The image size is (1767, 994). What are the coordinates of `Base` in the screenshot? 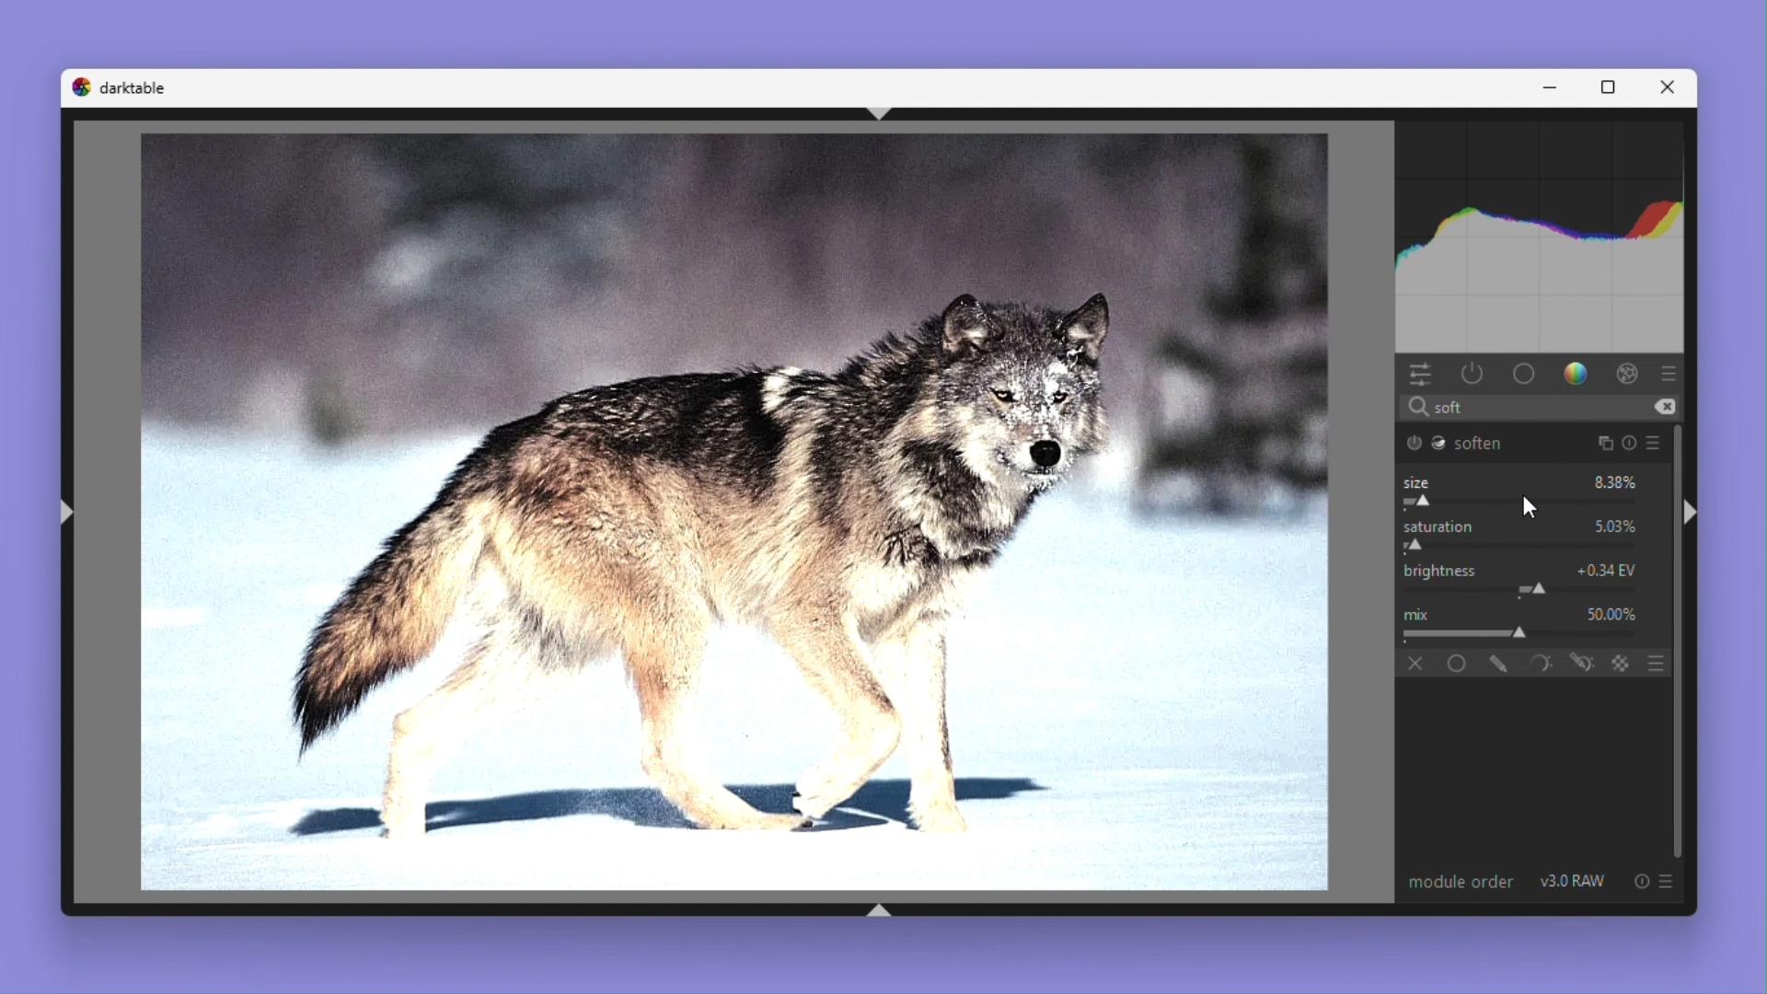 It's located at (1525, 375).